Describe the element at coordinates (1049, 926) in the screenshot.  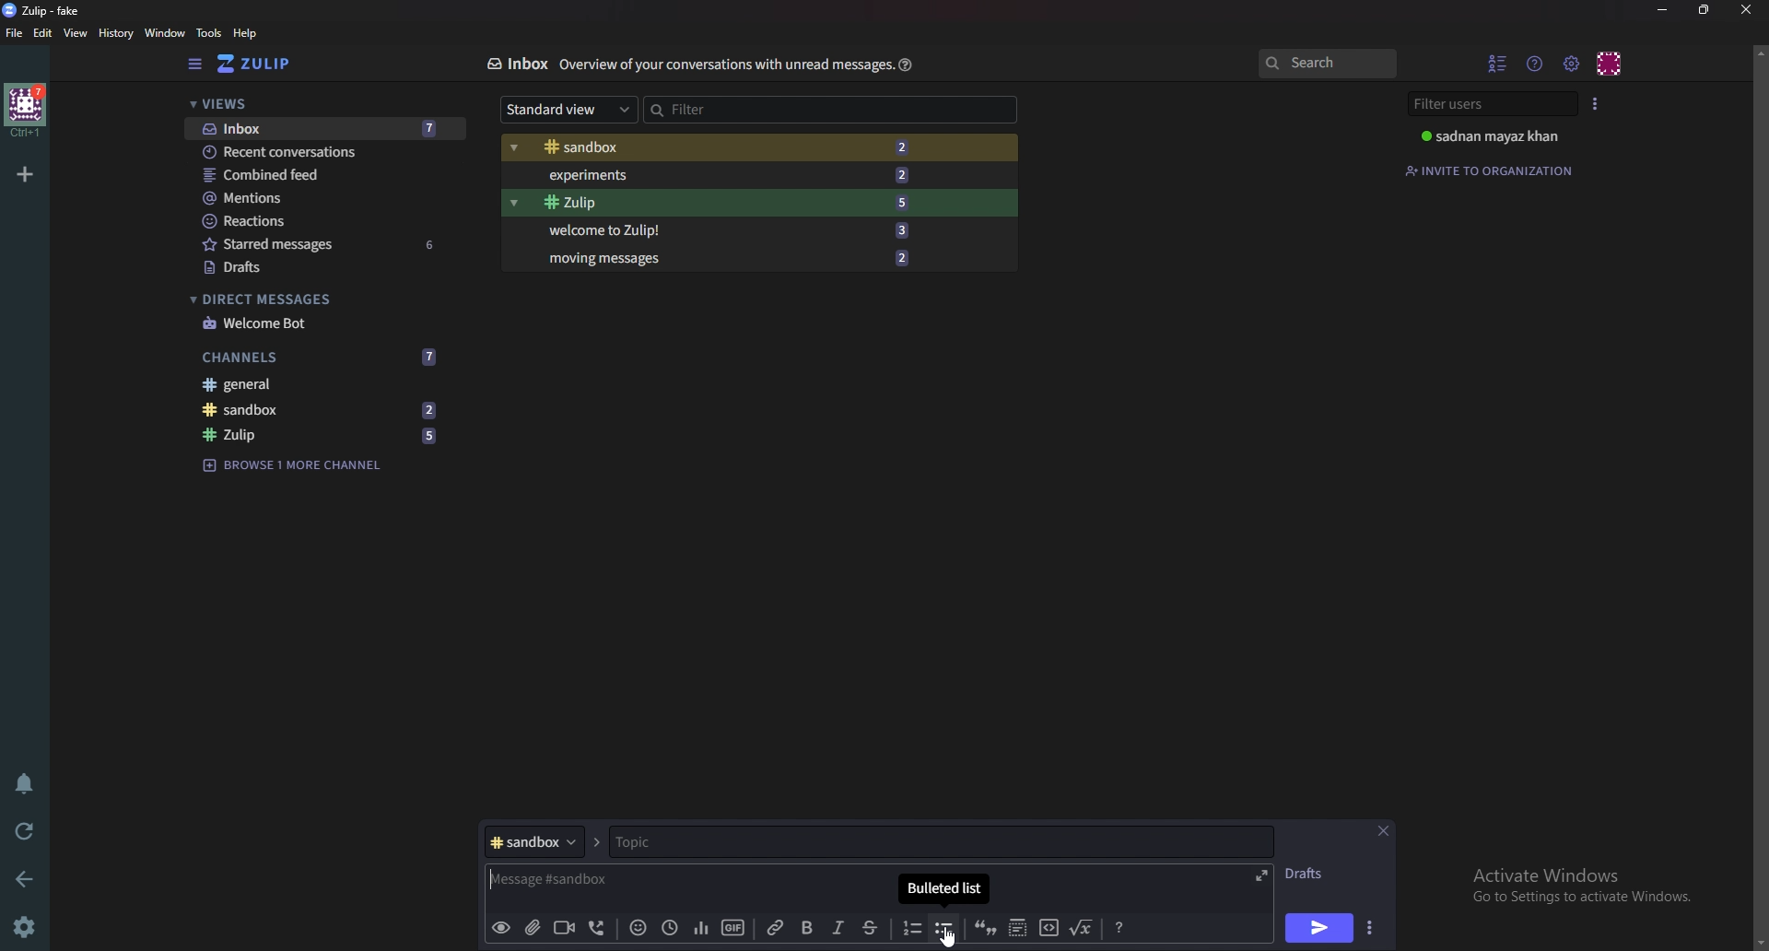
I see `code` at that location.